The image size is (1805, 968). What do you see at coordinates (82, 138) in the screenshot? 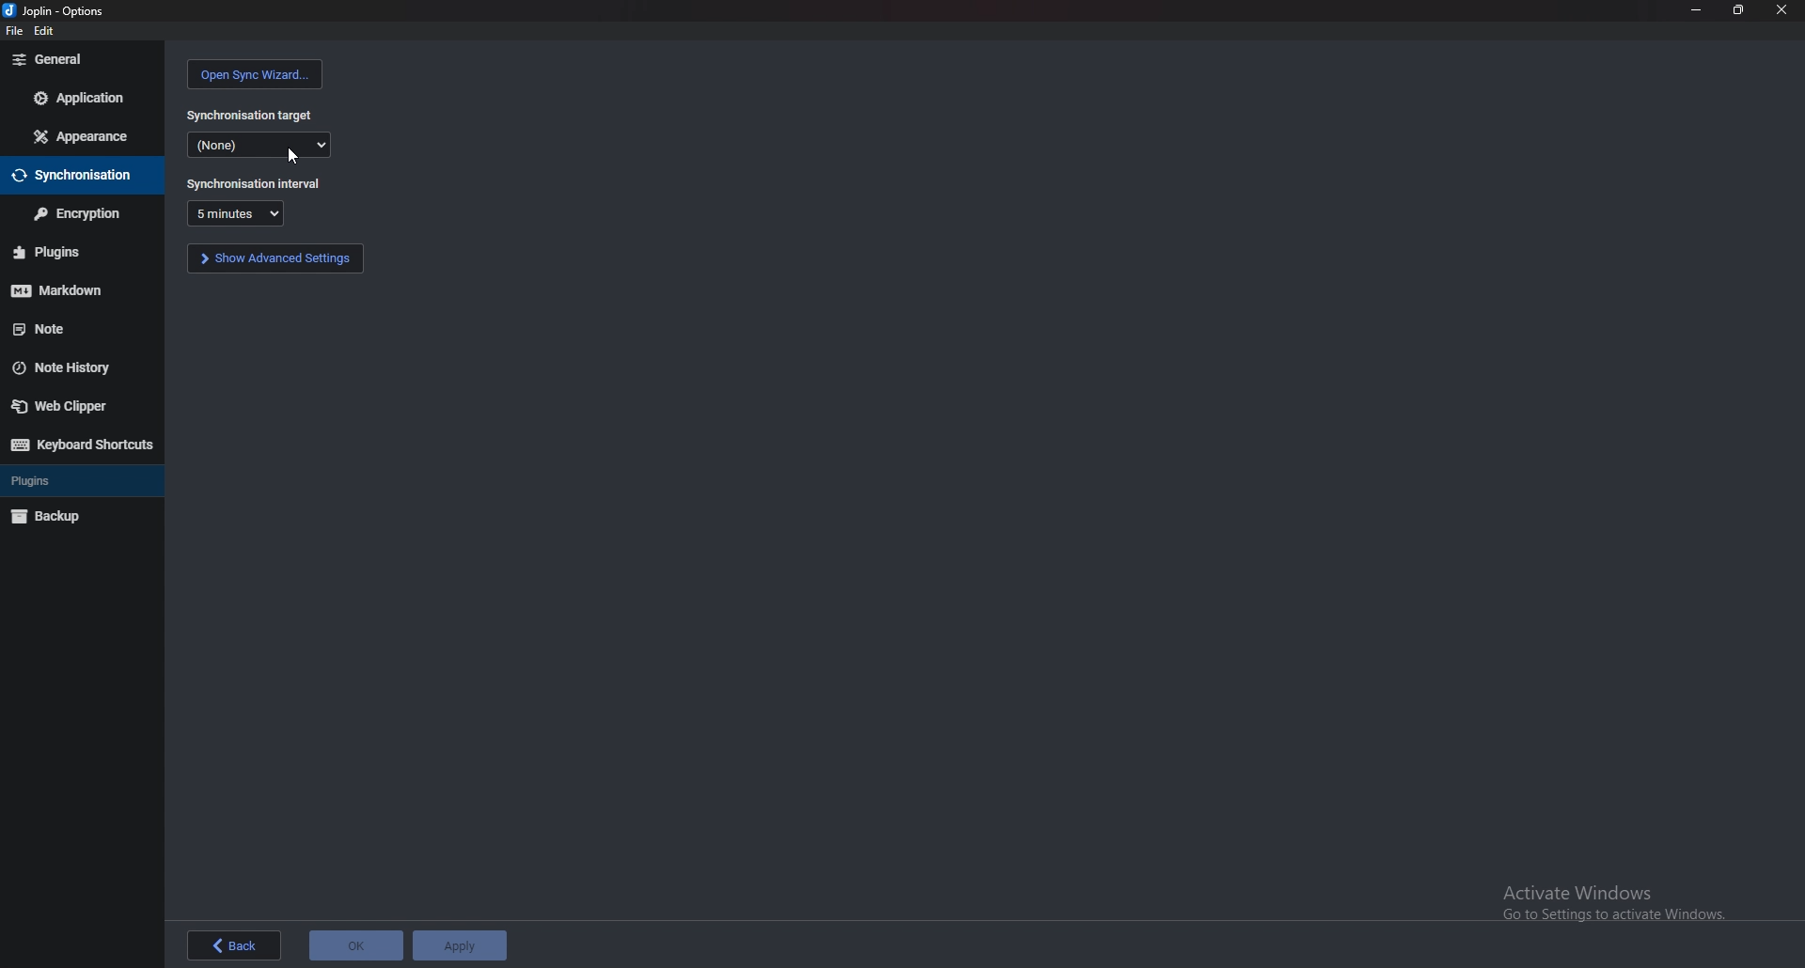
I see `appearance` at bounding box center [82, 138].